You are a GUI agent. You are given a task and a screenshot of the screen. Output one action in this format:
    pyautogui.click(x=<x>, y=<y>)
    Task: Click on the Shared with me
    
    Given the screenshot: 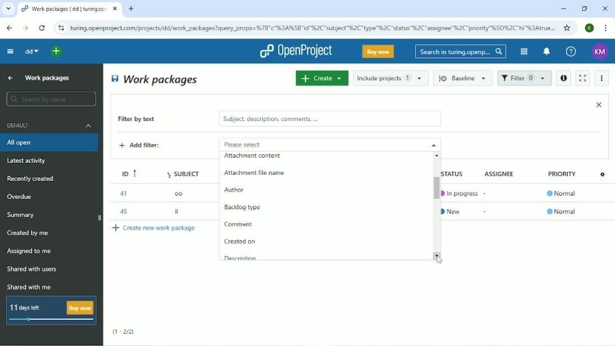 What is the action you would take?
    pyautogui.click(x=30, y=287)
    